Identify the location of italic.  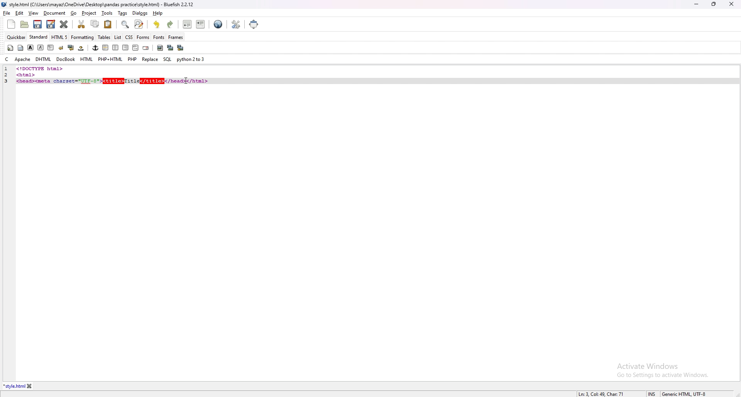
(41, 47).